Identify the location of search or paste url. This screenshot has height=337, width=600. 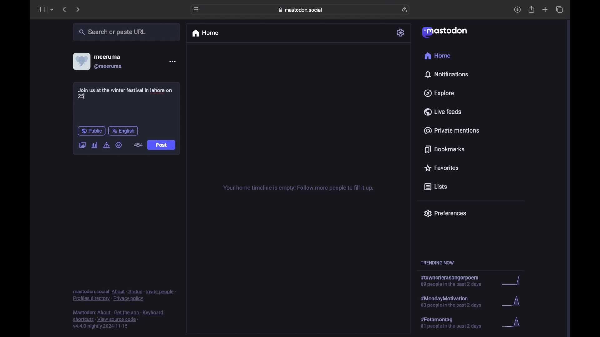
(112, 32).